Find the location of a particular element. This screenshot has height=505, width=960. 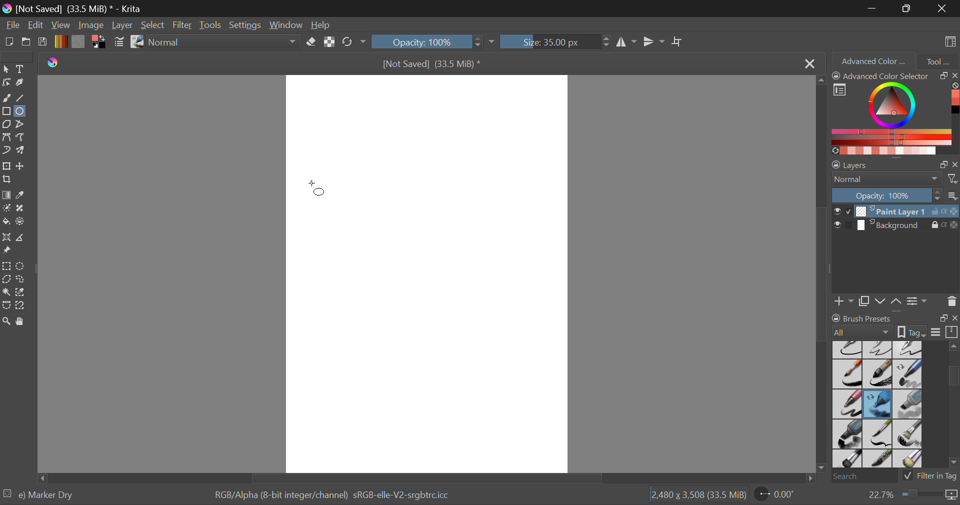

Erase is located at coordinates (313, 43).